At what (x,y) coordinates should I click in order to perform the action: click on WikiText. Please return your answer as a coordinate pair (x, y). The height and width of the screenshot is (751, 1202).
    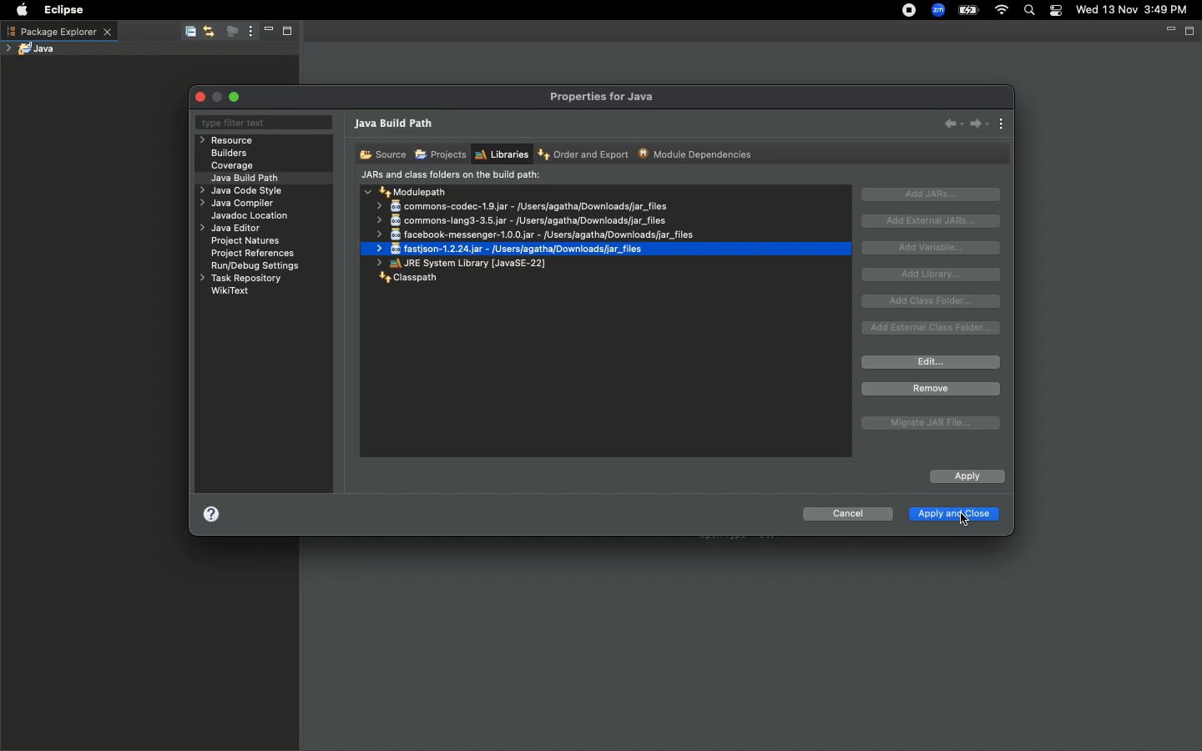
    Looking at the image, I should click on (230, 290).